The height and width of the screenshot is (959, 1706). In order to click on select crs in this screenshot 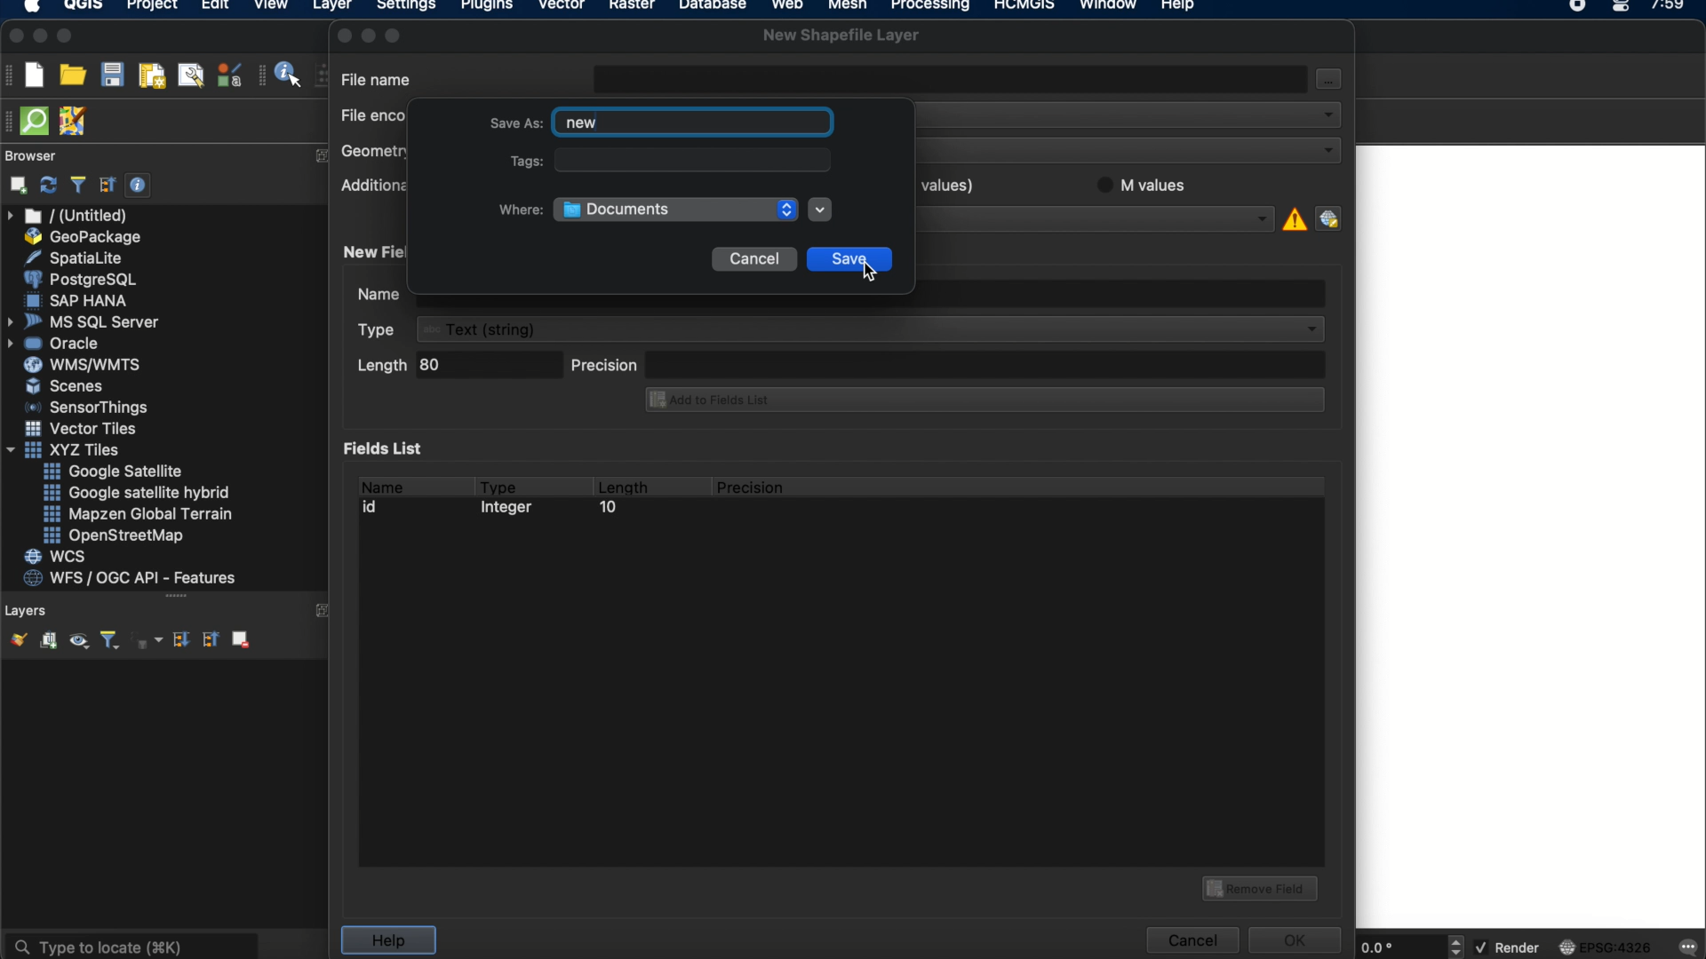, I will do `click(1328, 218)`.